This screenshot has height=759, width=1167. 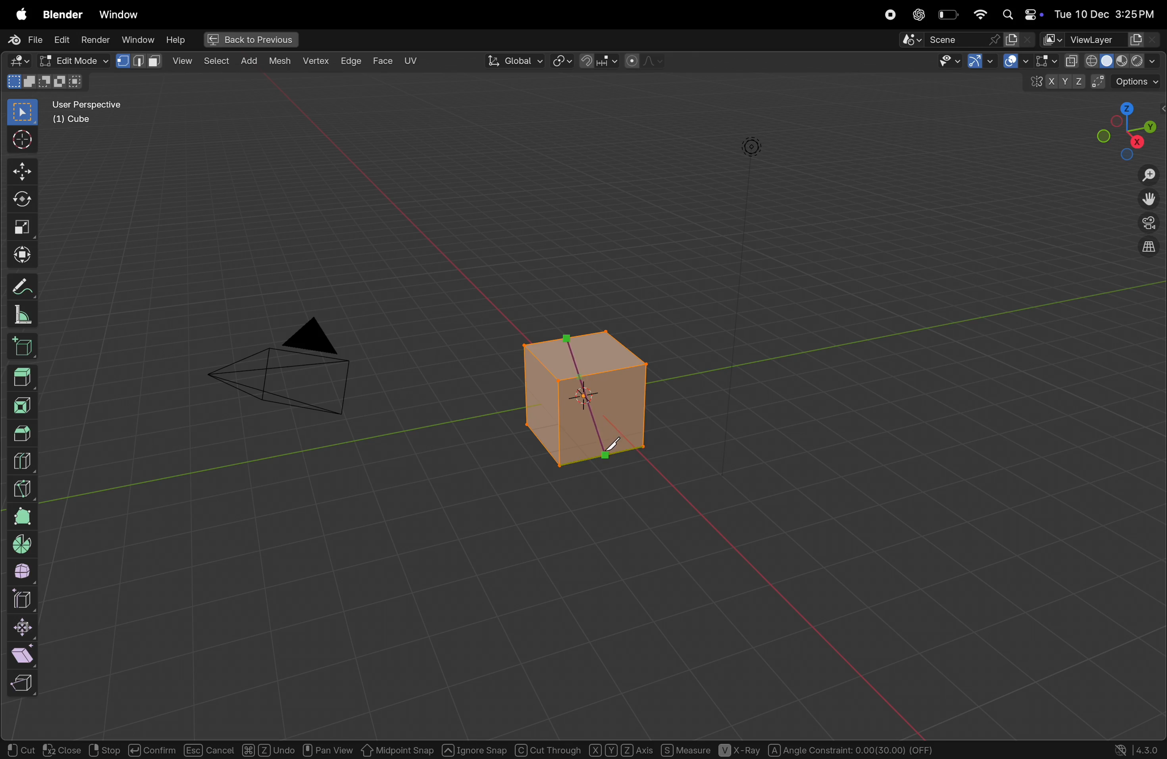 I want to click on camera, so click(x=290, y=373).